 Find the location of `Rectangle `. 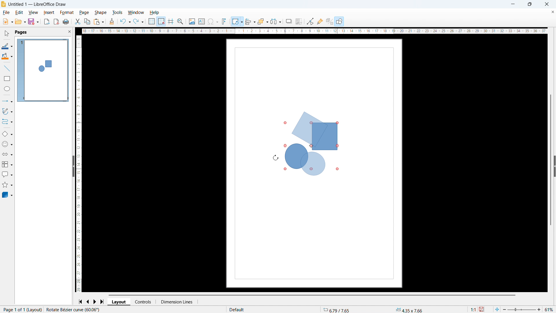

Rectangle  is located at coordinates (7, 79).